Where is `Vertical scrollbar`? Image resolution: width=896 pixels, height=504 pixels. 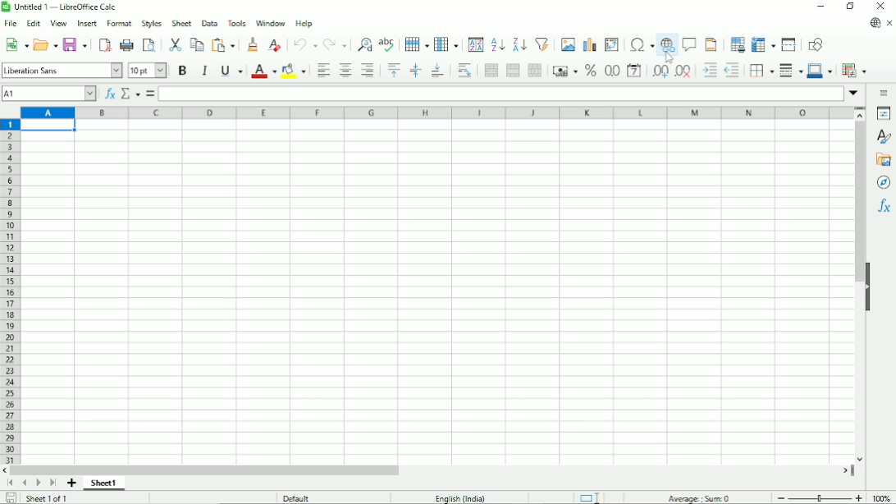 Vertical scrollbar is located at coordinates (857, 286).